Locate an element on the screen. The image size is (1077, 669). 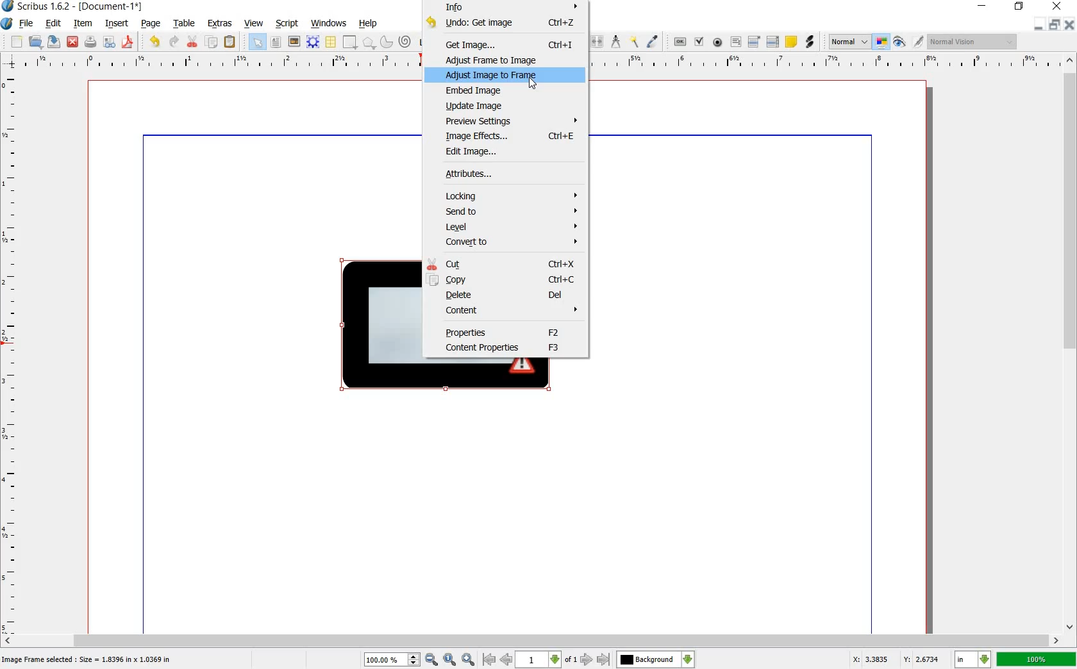
ruler is located at coordinates (15, 352).